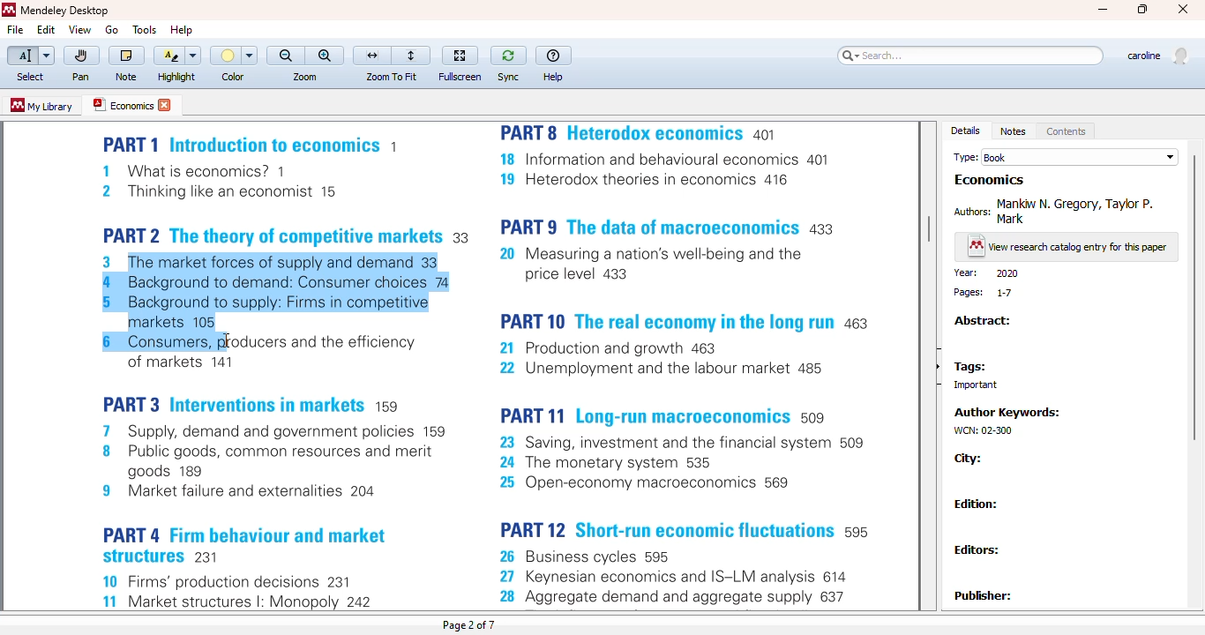  I want to click on contents, so click(1067, 131).